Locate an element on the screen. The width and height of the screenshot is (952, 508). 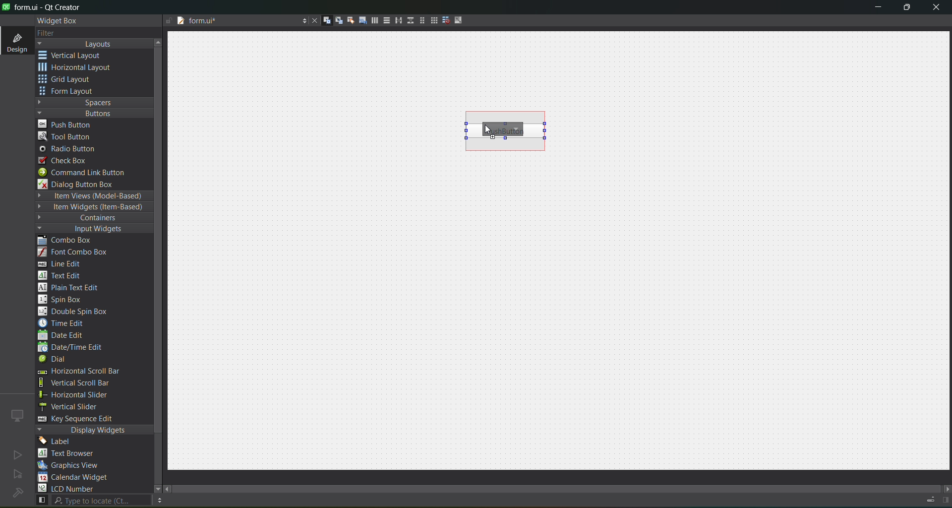
break layout is located at coordinates (443, 21).